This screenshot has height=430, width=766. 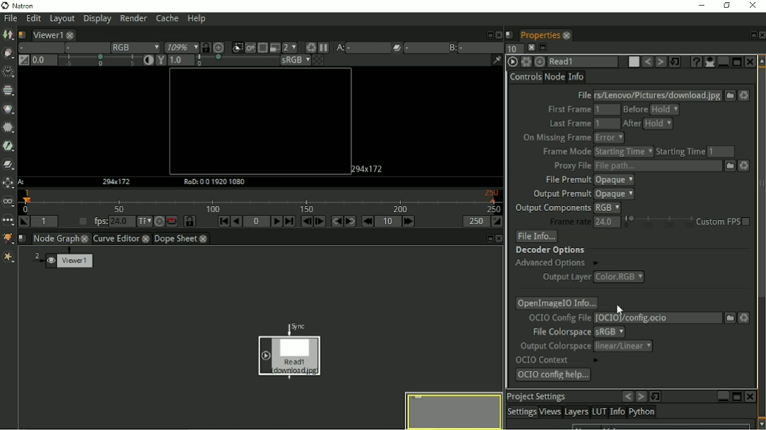 What do you see at coordinates (25, 222) in the screenshot?
I see `Set playback in point` at bounding box center [25, 222].